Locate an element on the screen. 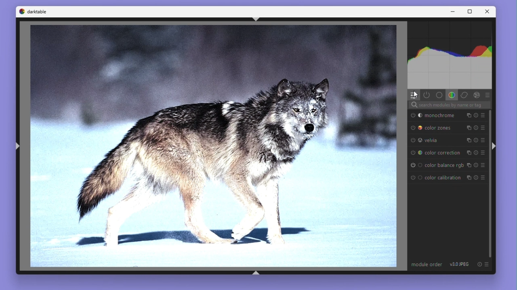 This screenshot has height=290, width=517. quick access is located at coordinates (414, 95).